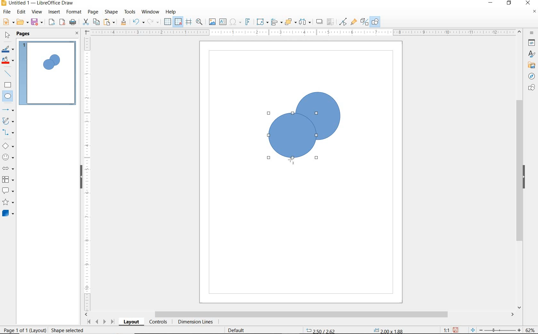  I want to click on SAVE, so click(38, 22).